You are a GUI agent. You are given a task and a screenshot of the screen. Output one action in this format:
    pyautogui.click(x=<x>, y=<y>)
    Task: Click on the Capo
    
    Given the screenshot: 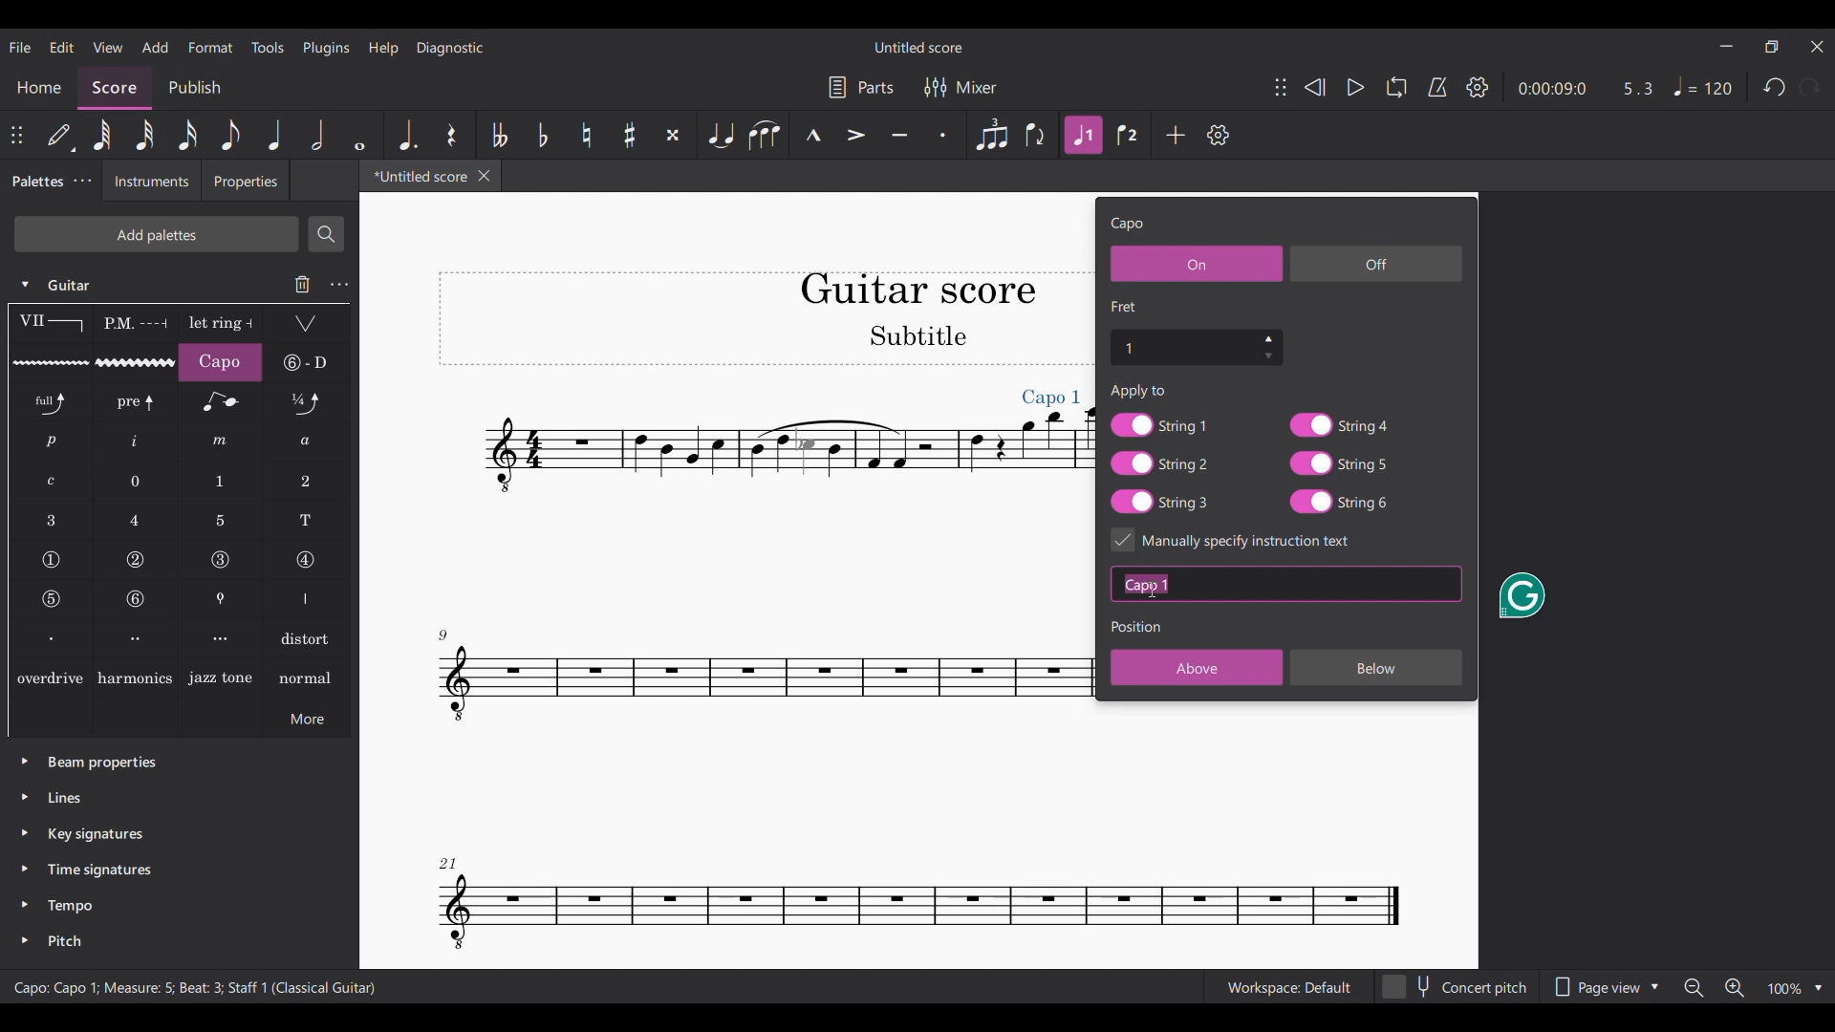 What is the action you would take?
    pyautogui.click(x=220, y=362)
    